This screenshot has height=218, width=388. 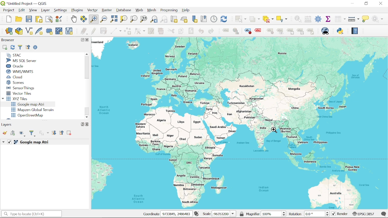 What do you see at coordinates (139, 10) in the screenshot?
I see `Web` at bounding box center [139, 10].